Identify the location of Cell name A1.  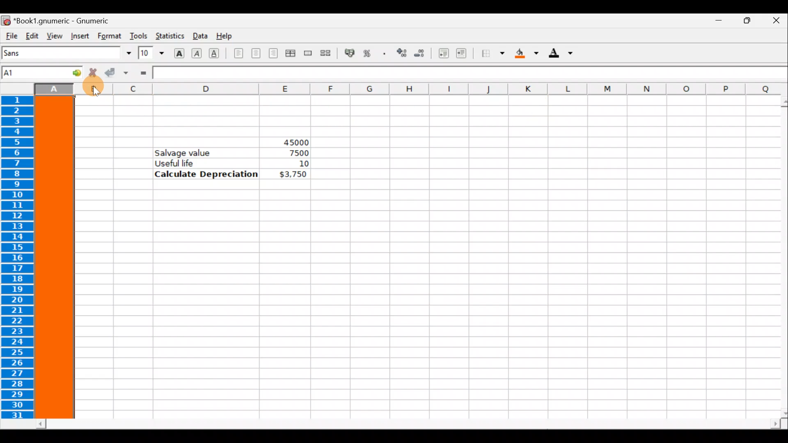
(29, 74).